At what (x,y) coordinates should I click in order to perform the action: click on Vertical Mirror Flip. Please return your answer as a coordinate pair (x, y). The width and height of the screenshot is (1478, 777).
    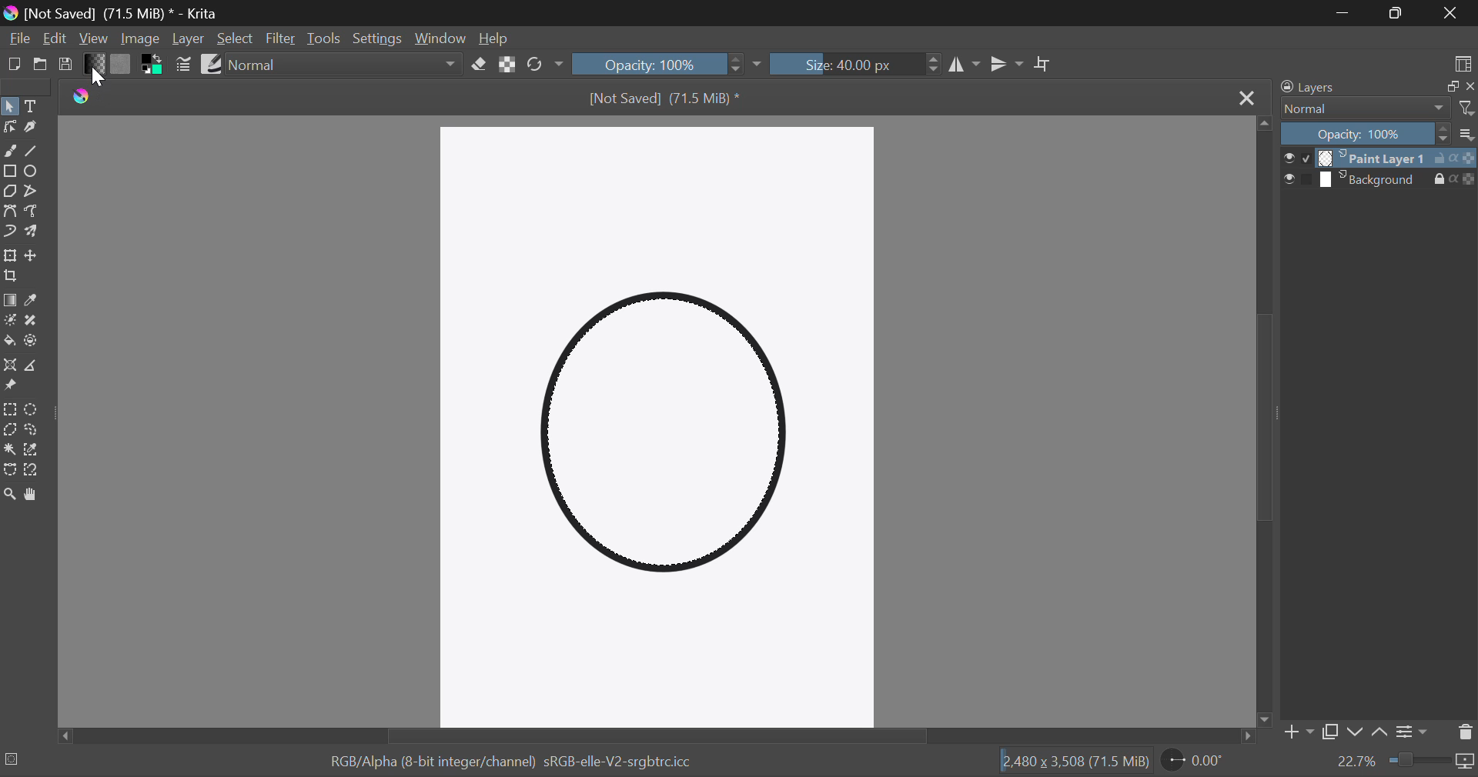
    Looking at the image, I should click on (965, 65).